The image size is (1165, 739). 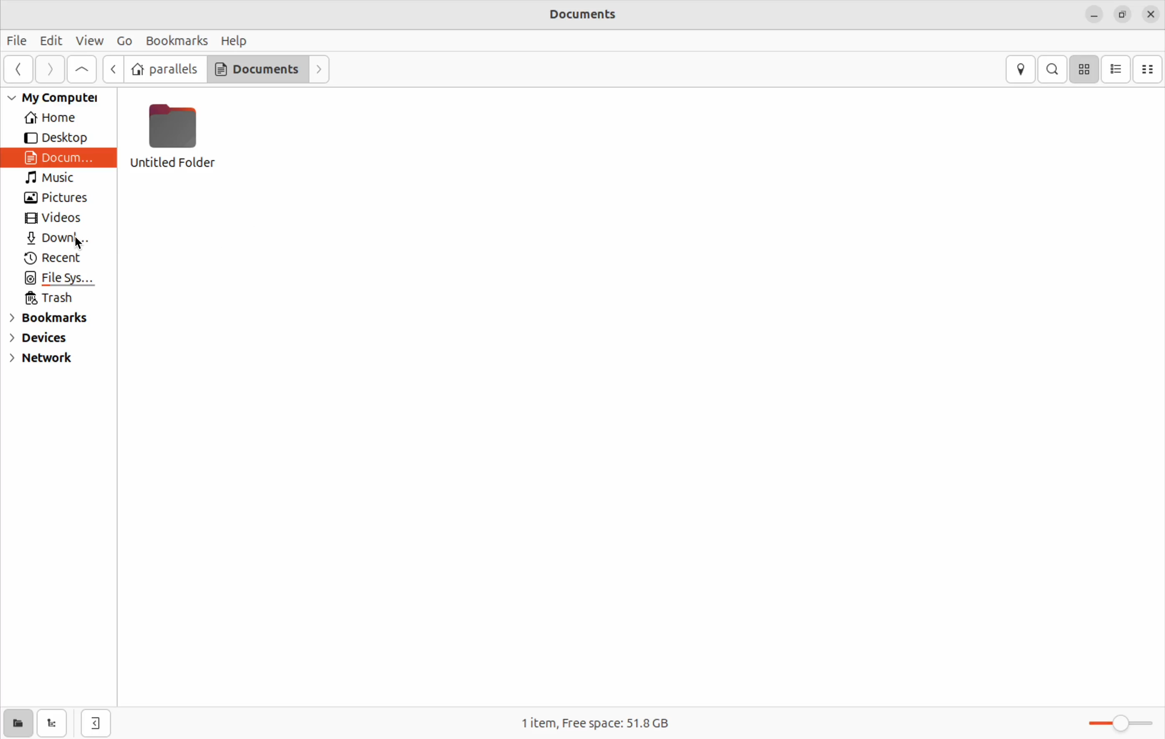 I want to click on hide side bar, so click(x=94, y=724).